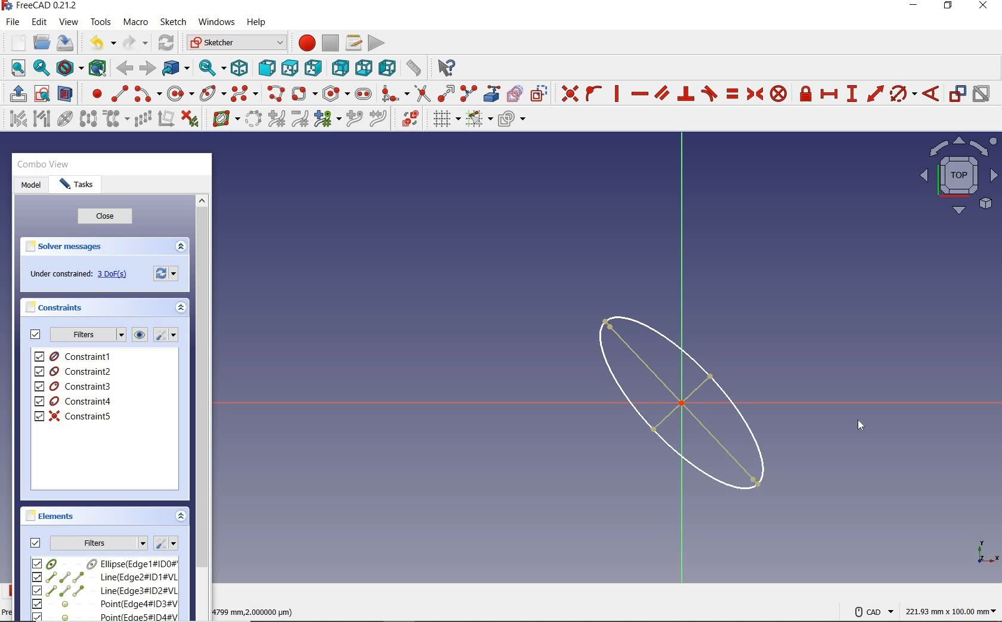 This screenshot has width=1002, height=622. I want to click on rectangular array, so click(143, 120).